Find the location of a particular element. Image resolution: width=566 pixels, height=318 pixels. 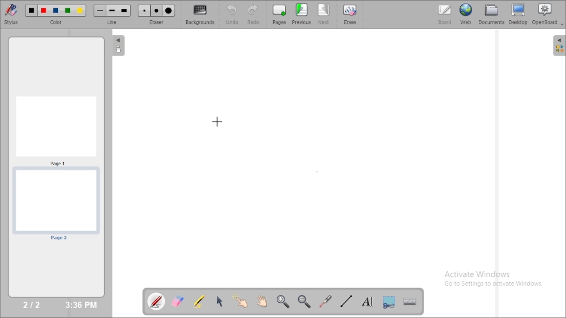

backgrounds is located at coordinates (201, 15).